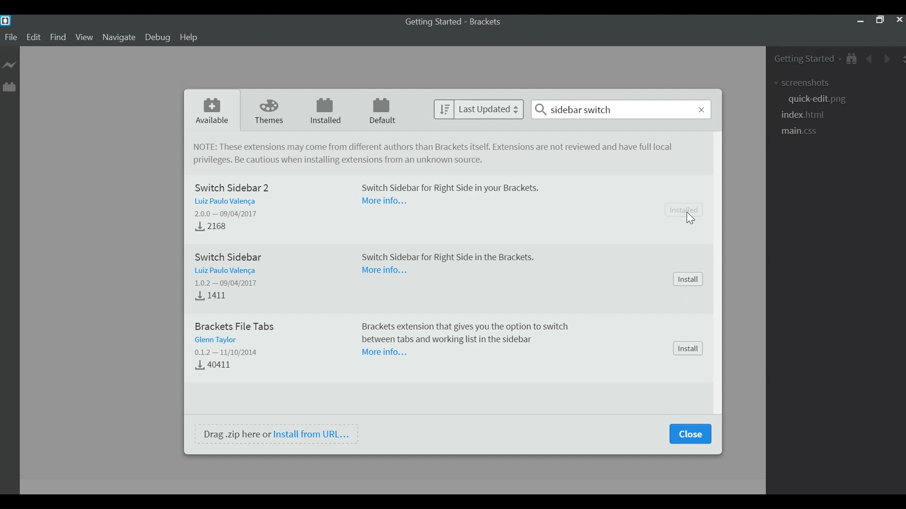 This screenshot has height=509, width=906. What do you see at coordinates (234, 327) in the screenshot?
I see `Brackets File Tabs` at bounding box center [234, 327].